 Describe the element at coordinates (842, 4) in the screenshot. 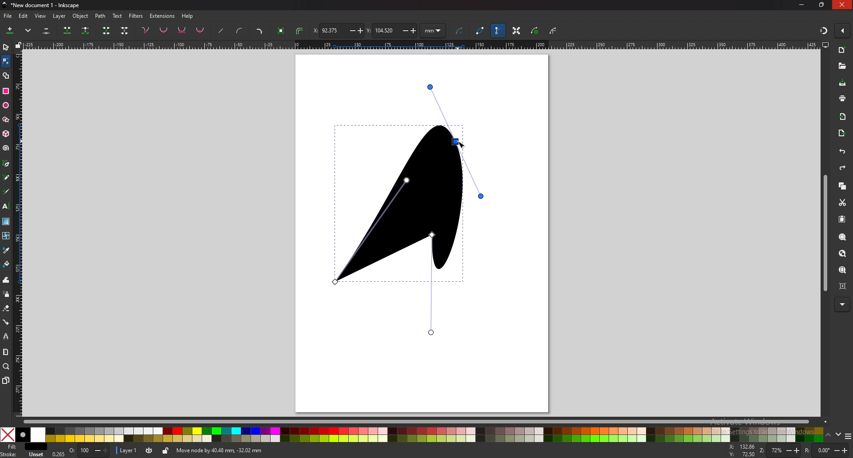

I see `close` at that location.